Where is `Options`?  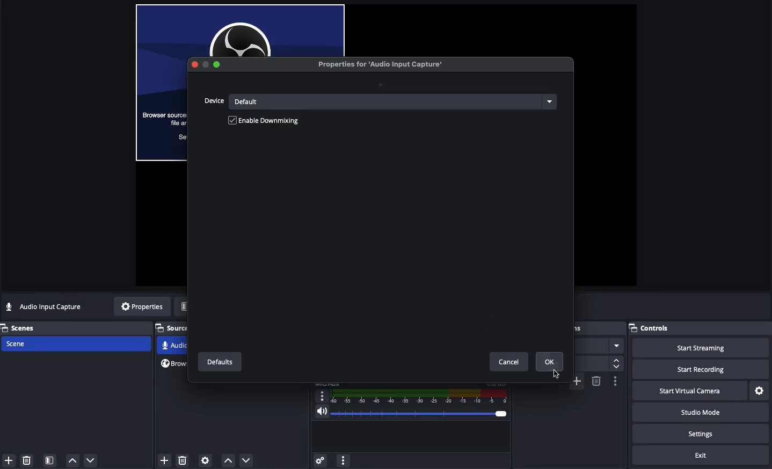 Options is located at coordinates (343, 459).